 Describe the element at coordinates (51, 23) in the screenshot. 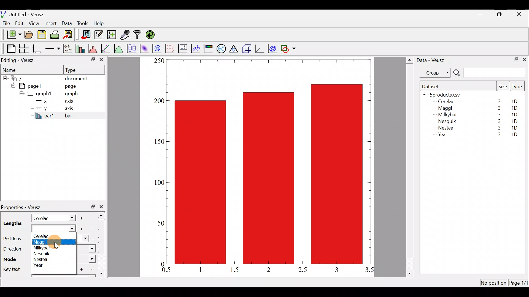

I see `Insert` at that location.